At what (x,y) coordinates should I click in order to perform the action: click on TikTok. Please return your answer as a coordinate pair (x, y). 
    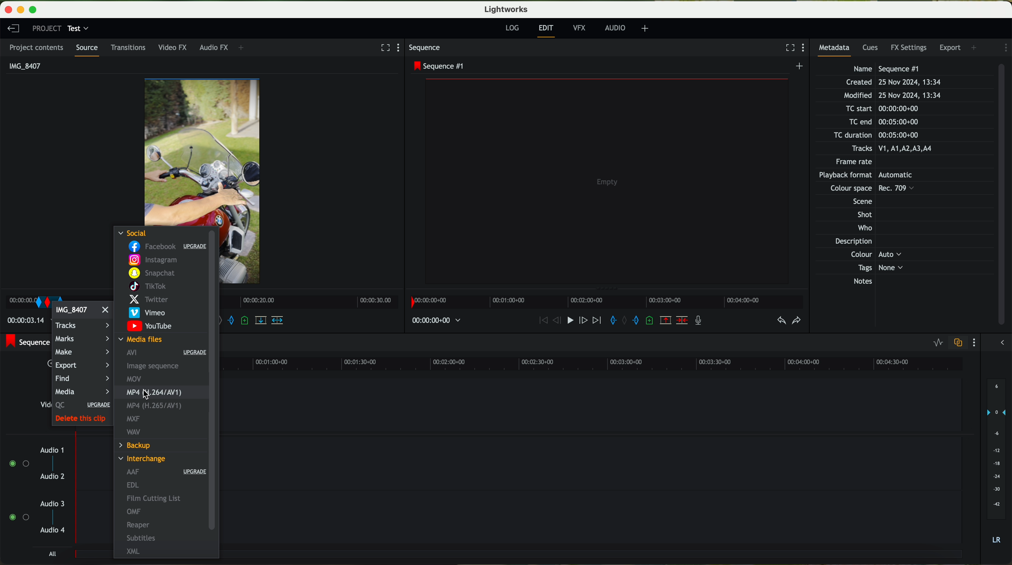
    Looking at the image, I should click on (145, 288).